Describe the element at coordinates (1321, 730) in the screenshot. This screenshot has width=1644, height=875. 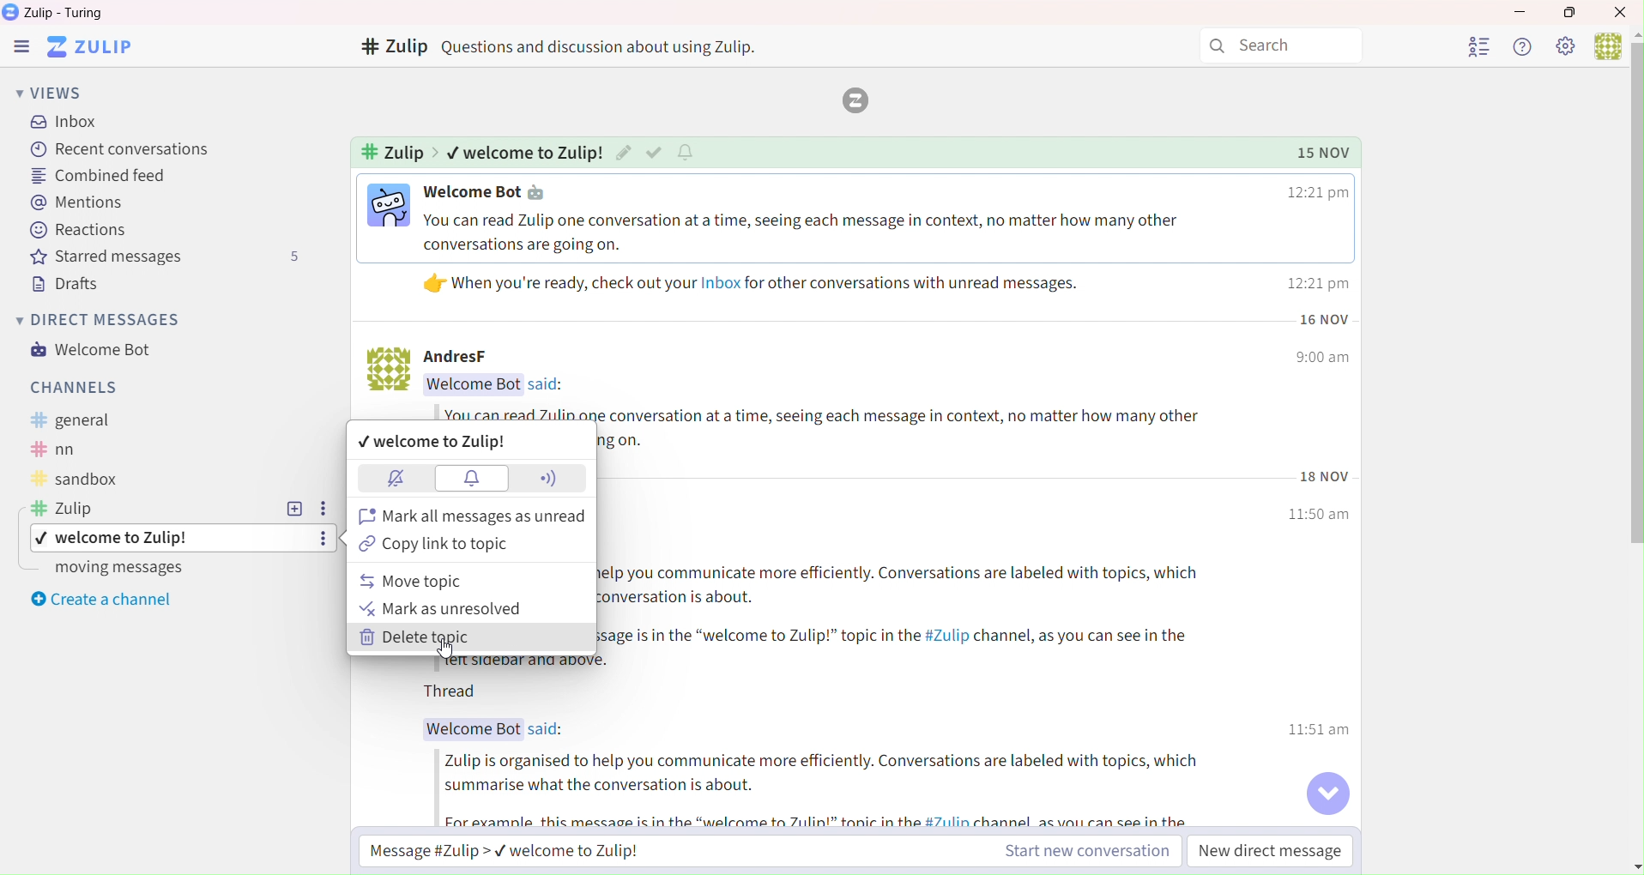
I see `Time` at that location.